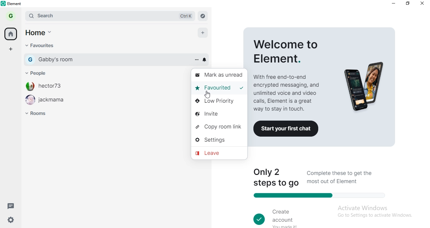 The image size is (430, 228). Describe the element at coordinates (241, 88) in the screenshot. I see `checkmark` at that location.